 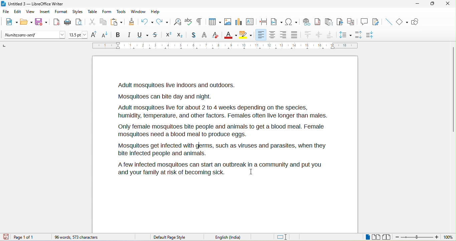 I want to click on text box, so click(x=250, y=21).